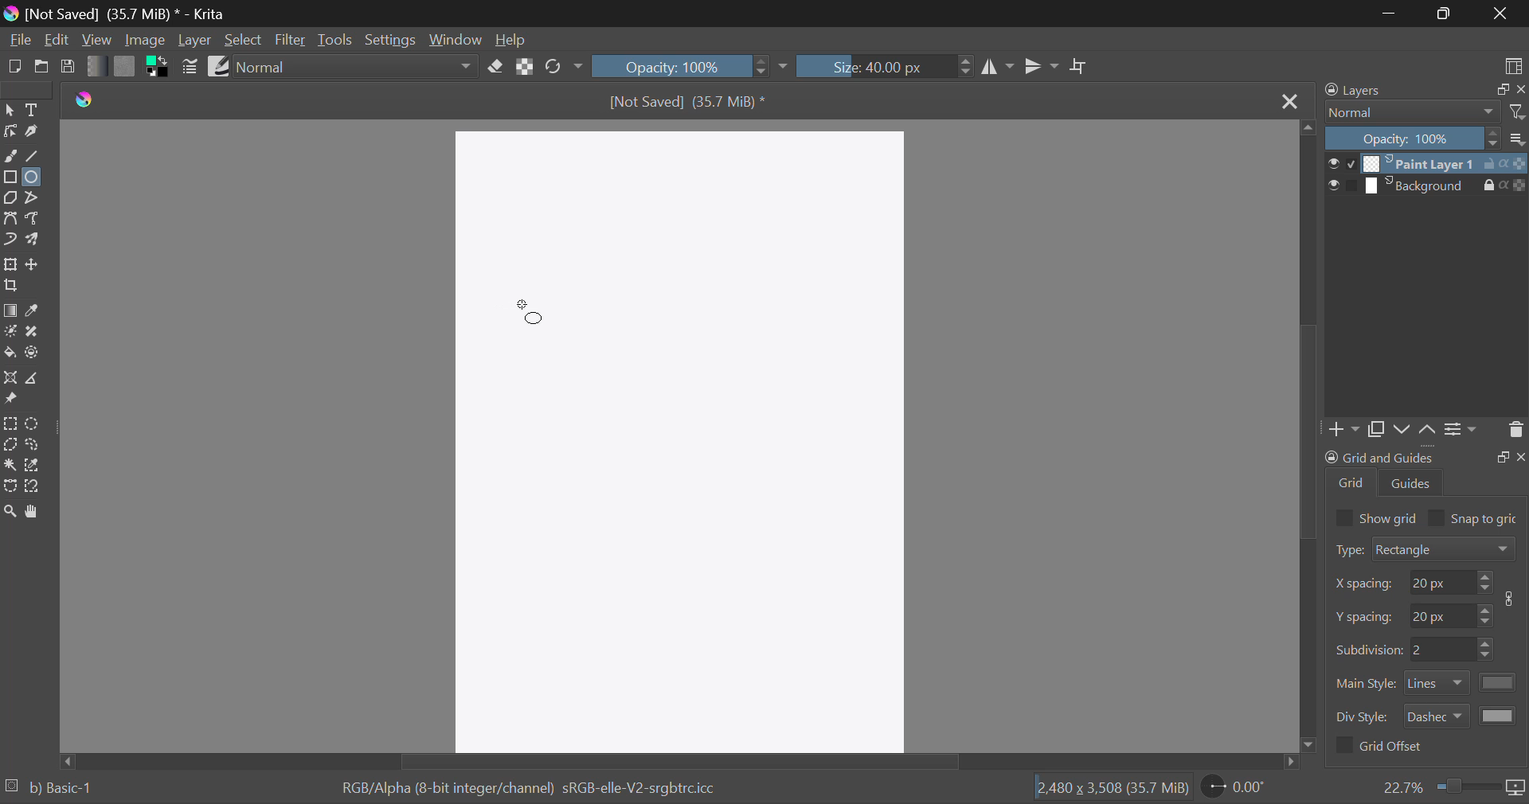  I want to click on Polyline, so click(33, 197).